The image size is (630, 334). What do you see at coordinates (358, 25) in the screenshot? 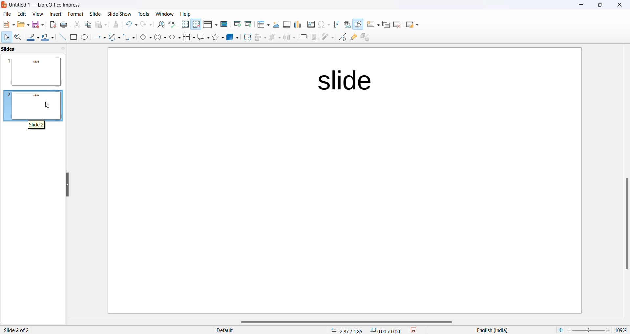
I see `Show draw function` at bounding box center [358, 25].